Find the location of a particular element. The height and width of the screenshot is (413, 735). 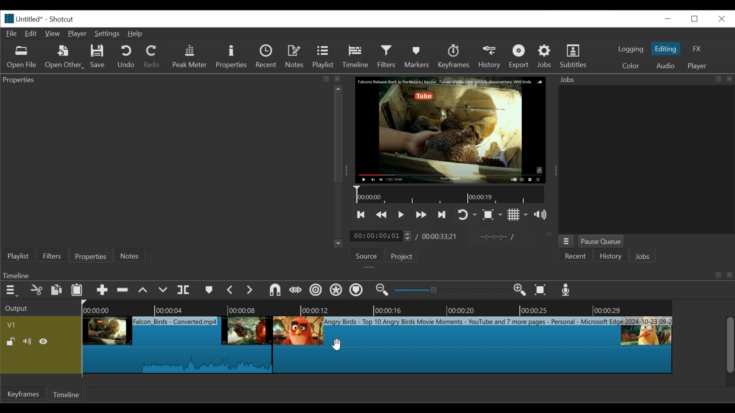

Play quickly backward is located at coordinates (382, 215).